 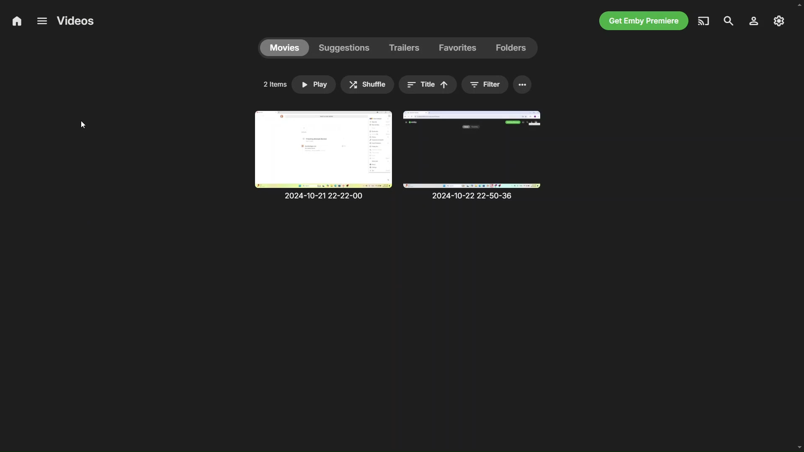 What do you see at coordinates (41, 21) in the screenshot?
I see `menu` at bounding box center [41, 21].